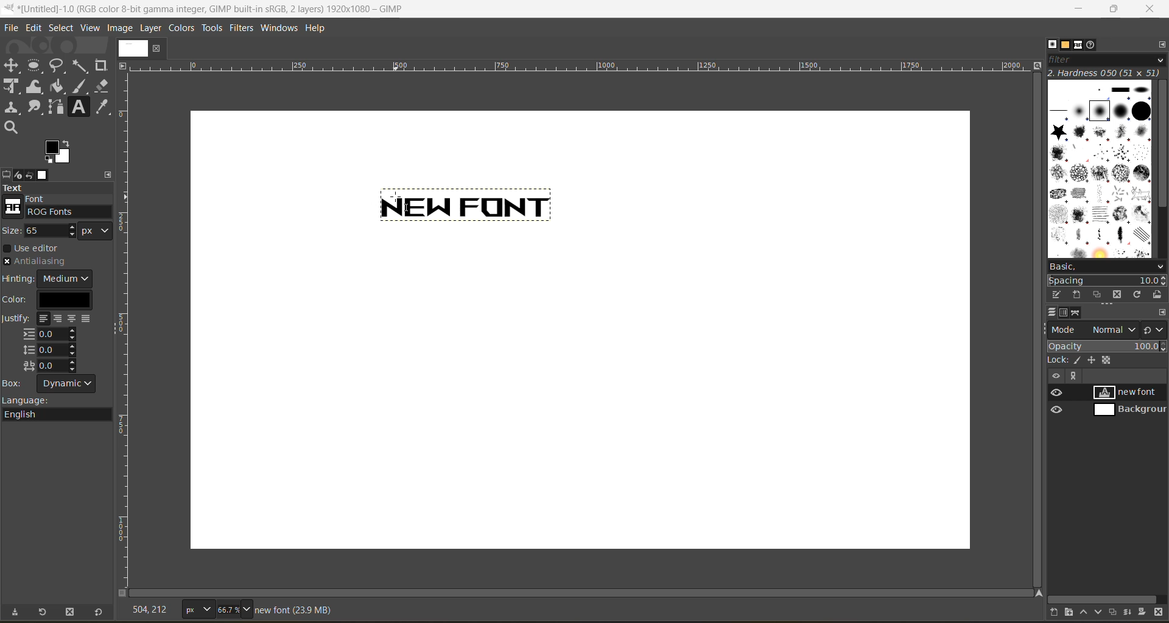  Describe the element at coordinates (7, 175) in the screenshot. I see `tool options` at that location.